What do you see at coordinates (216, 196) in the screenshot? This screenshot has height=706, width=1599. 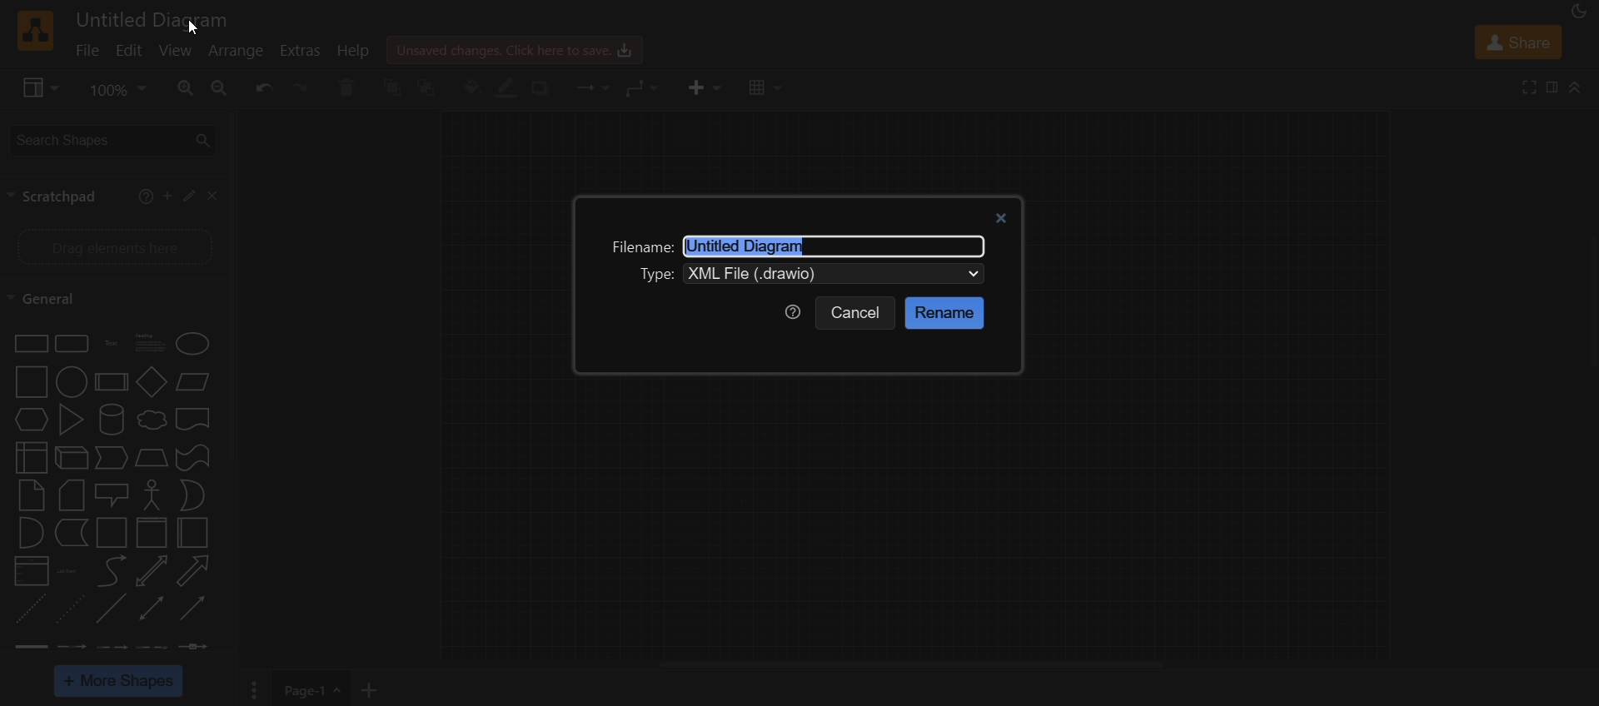 I see `close` at bounding box center [216, 196].